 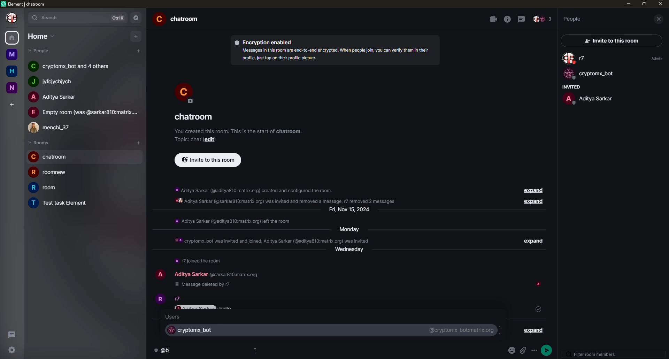 I want to click on send, so click(x=548, y=351).